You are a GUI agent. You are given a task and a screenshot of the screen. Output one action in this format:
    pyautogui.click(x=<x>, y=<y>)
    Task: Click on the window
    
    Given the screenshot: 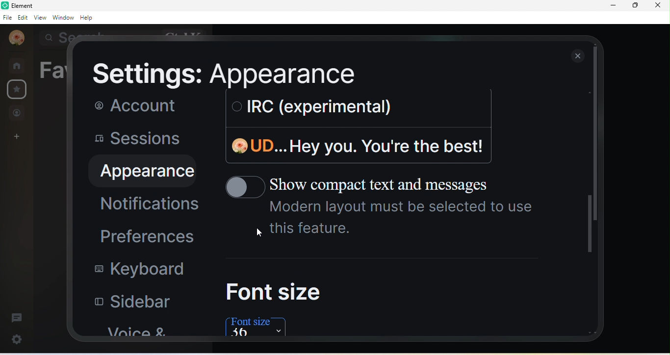 What is the action you would take?
    pyautogui.click(x=64, y=17)
    